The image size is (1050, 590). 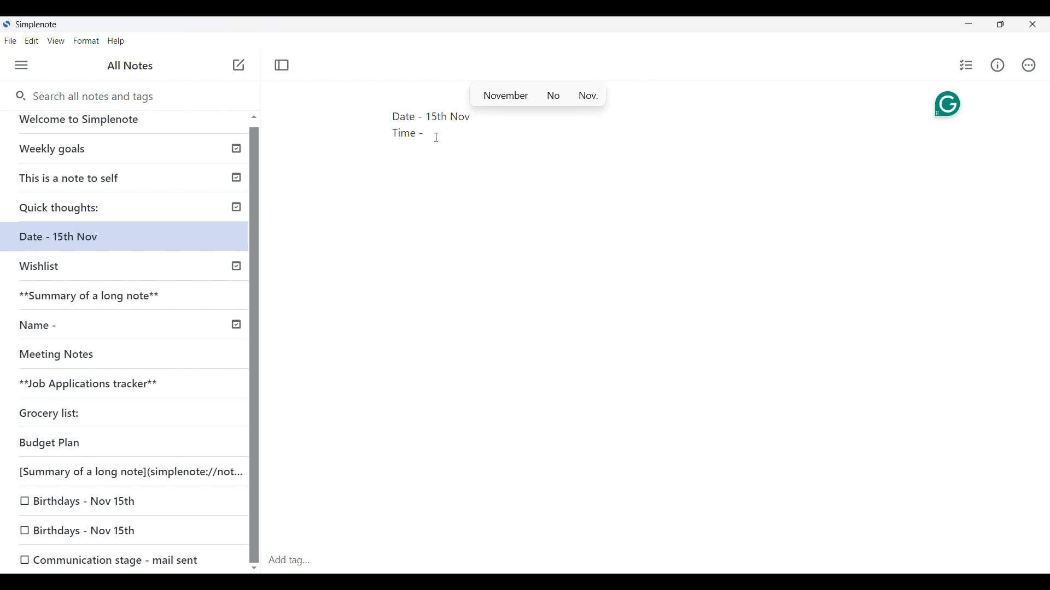 What do you see at coordinates (254, 116) in the screenshot?
I see `Quick slide to top` at bounding box center [254, 116].